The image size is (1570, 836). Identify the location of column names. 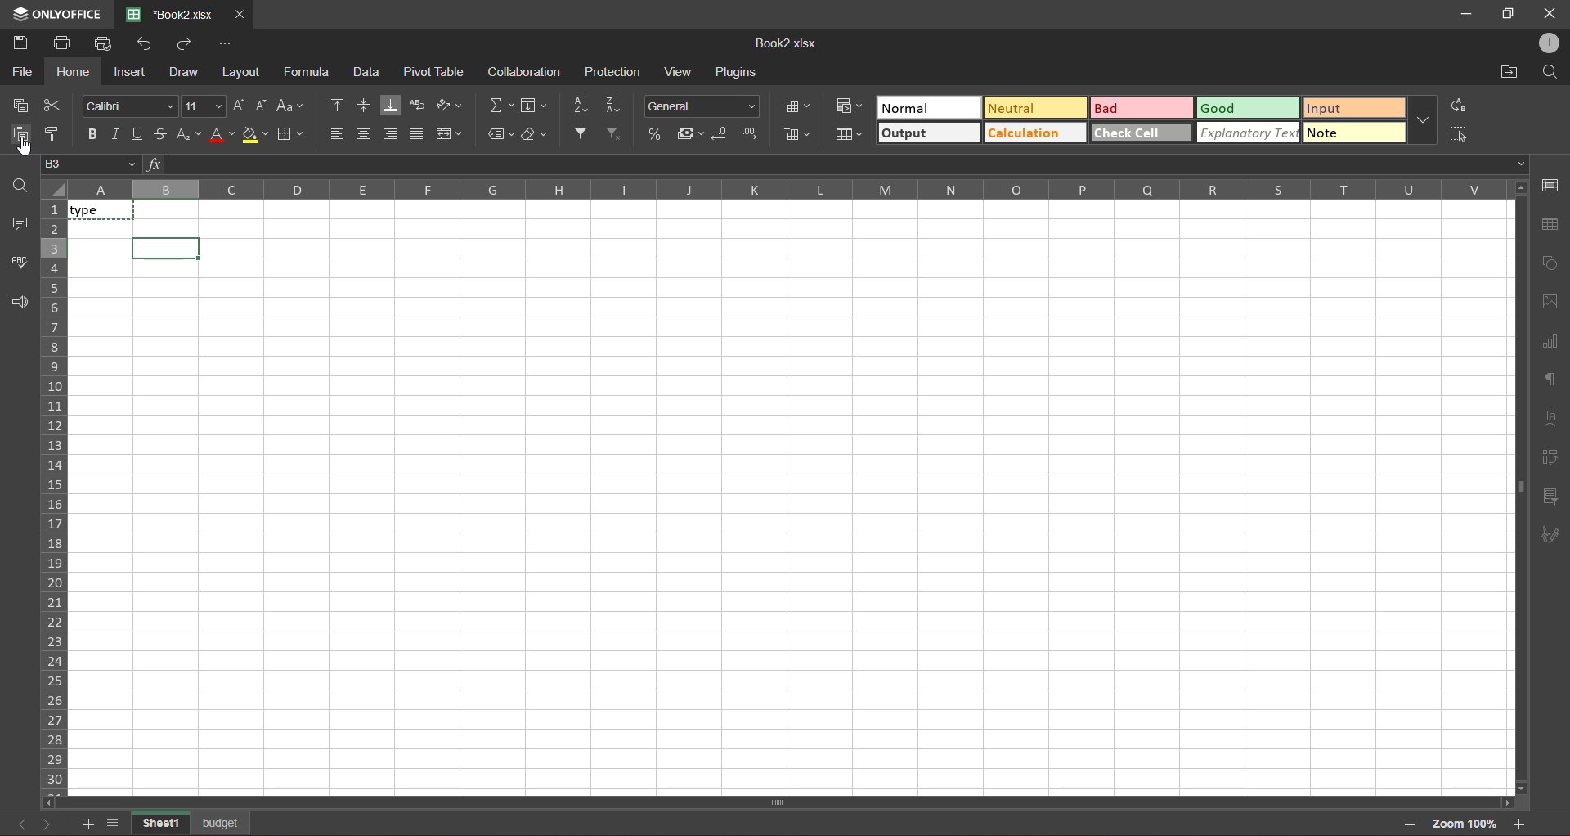
(785, 191).